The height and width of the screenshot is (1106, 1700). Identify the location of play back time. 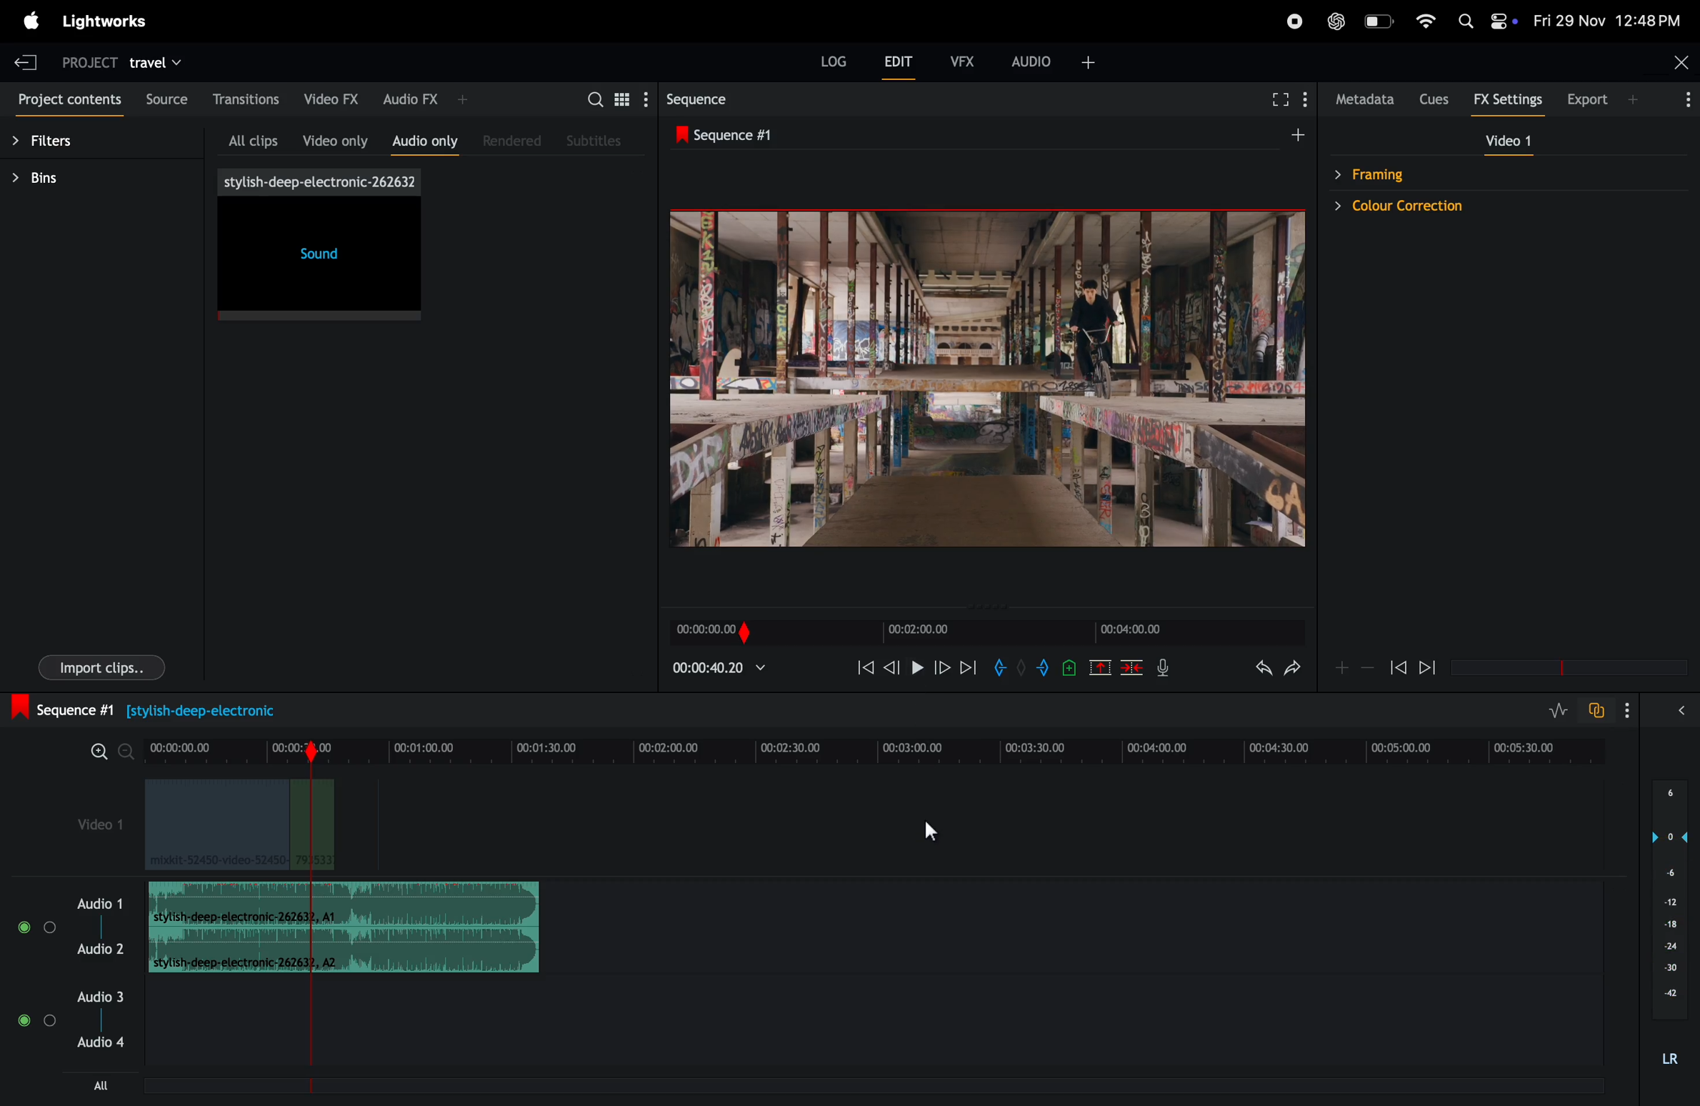
(720, 667).